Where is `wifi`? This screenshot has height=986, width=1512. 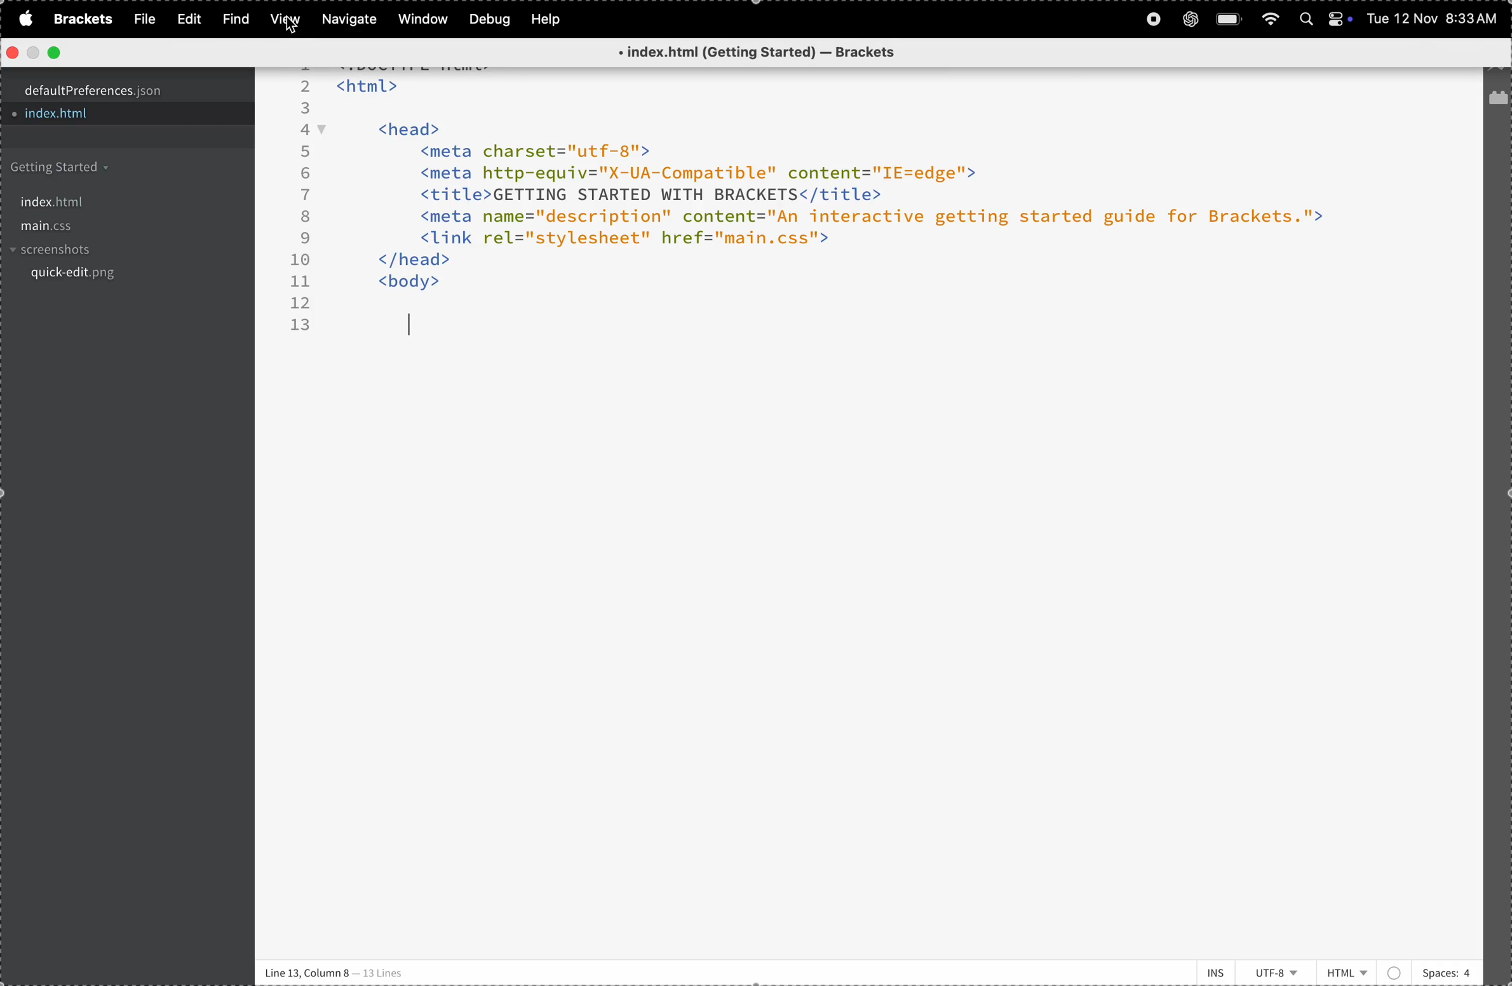
wifi is located at coordinates (1269, 18).